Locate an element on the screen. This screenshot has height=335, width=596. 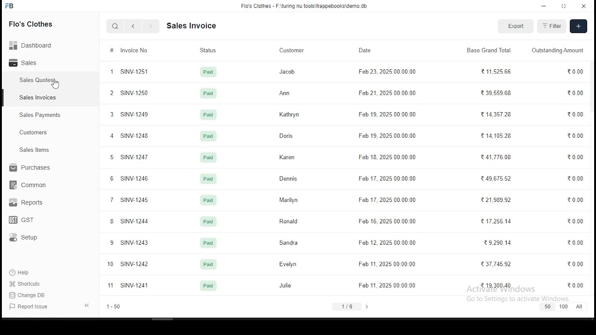
4967552 is located at coordinates (497, 178).